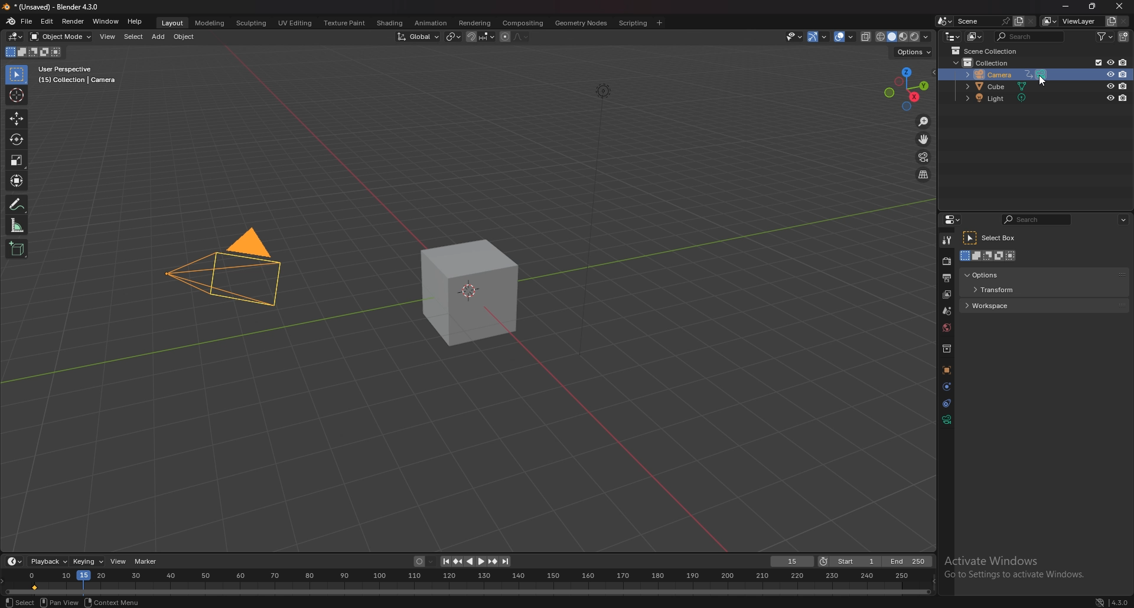 This screenshot has height=608, width=1134. Describe the element at coordinates (1094, 62) in the screenshot. I see `exclude from viewlayer` at that location.